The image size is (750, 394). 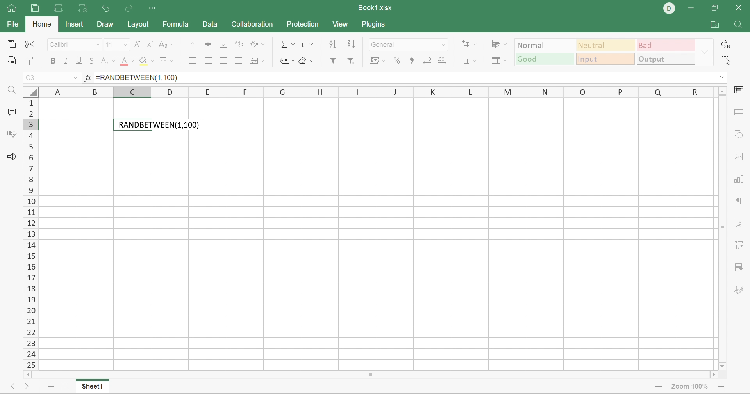 What do you see at coordinates (376, 61) in the screenshot?
I see `Accounting style` at bounding box center [376, 61].